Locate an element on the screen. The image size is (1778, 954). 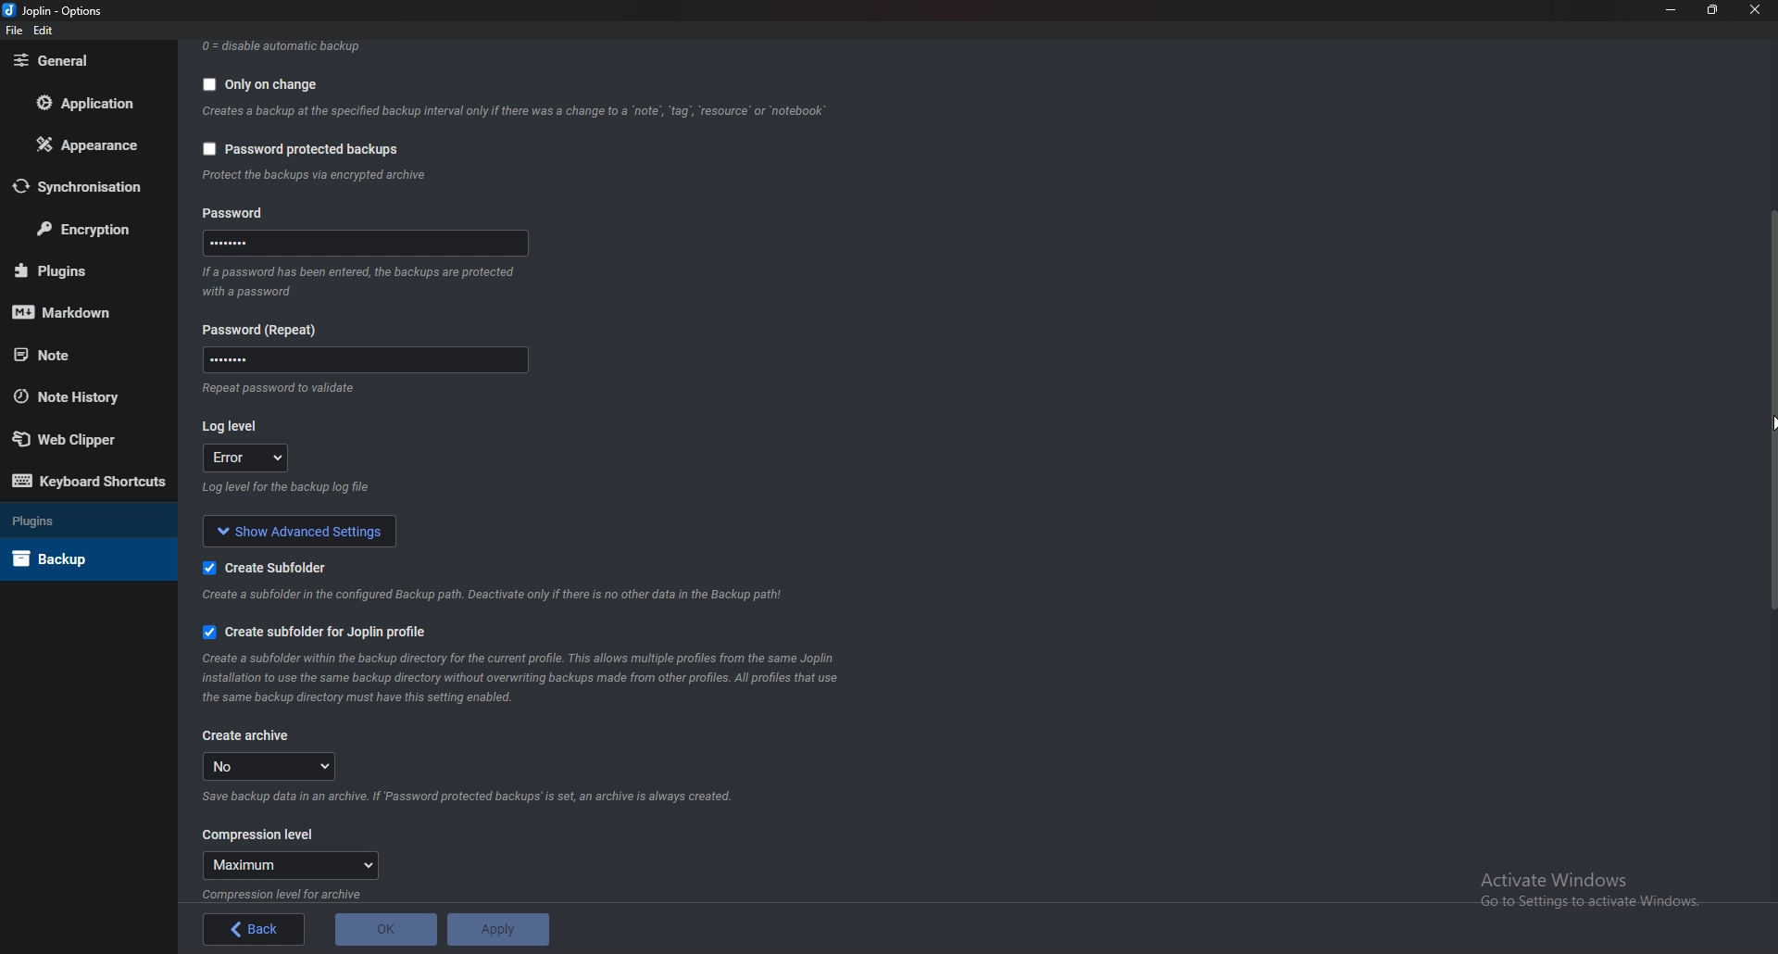
Resize is located at coordinates (1713, 10).